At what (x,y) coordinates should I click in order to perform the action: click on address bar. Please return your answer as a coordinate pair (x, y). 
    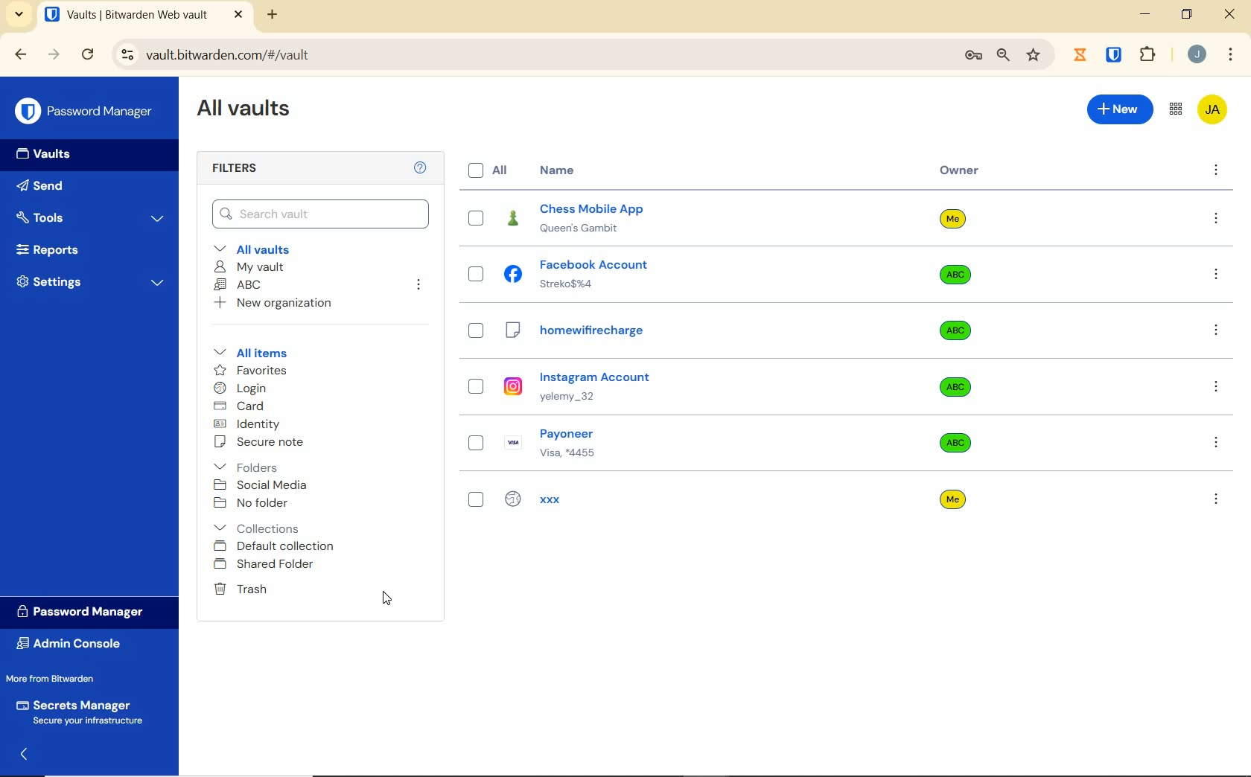
    Looking at the image, I should click on (529, 55).